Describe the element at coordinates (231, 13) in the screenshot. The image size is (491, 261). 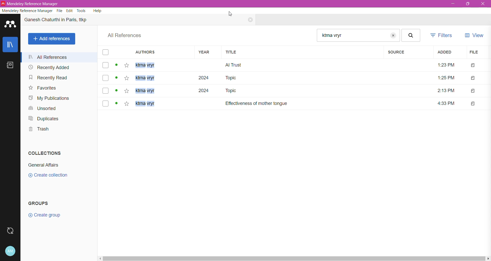
I see `Cursor ` at that location.